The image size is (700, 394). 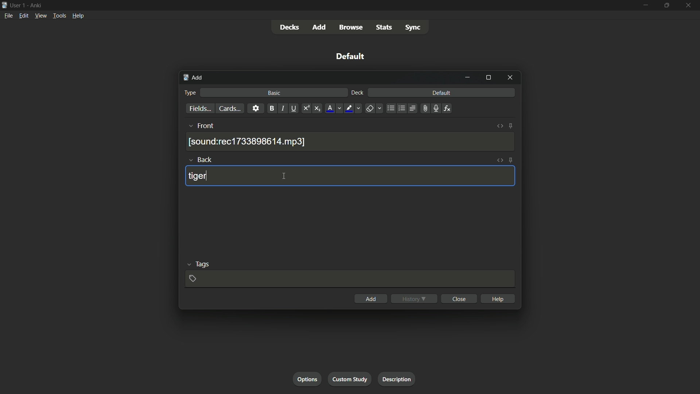 What do you see at coordinates (78, 16) in the screenshot?
I see `help menu` at bounding box center [78, 16].